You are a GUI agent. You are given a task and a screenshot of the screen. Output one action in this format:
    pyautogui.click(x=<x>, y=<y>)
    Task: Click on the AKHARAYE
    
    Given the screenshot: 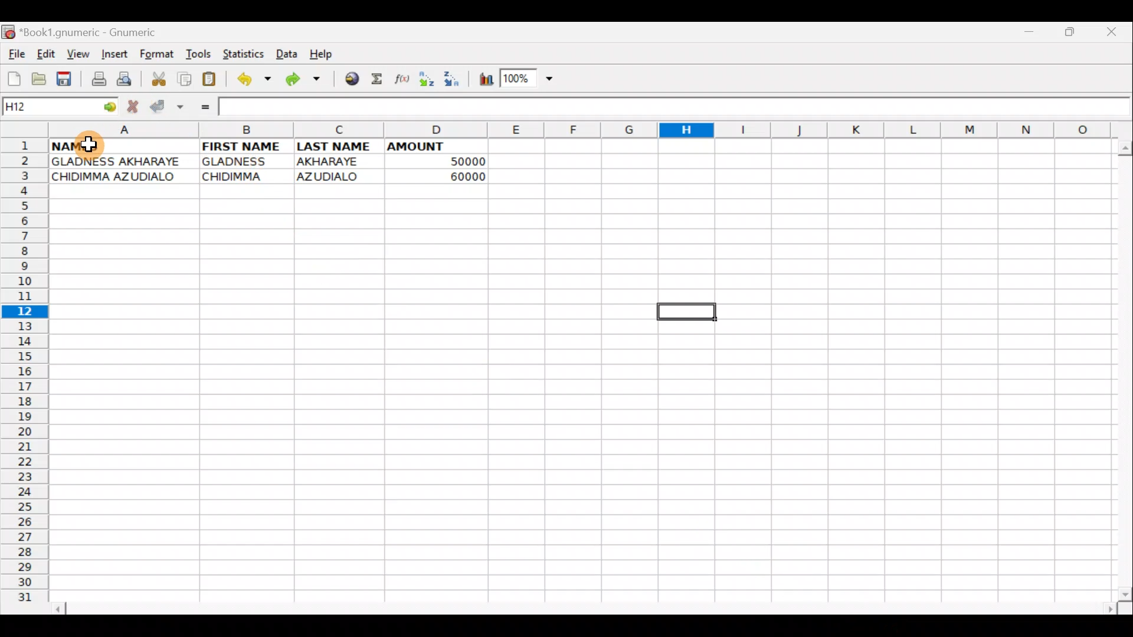 What is the action you would take?
    pyautogui.click(x=338, y=163)
    